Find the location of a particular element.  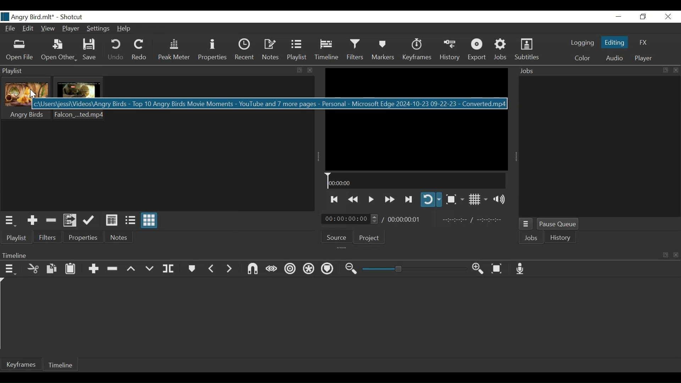

Total Duration is located at coordinates (407, 220).